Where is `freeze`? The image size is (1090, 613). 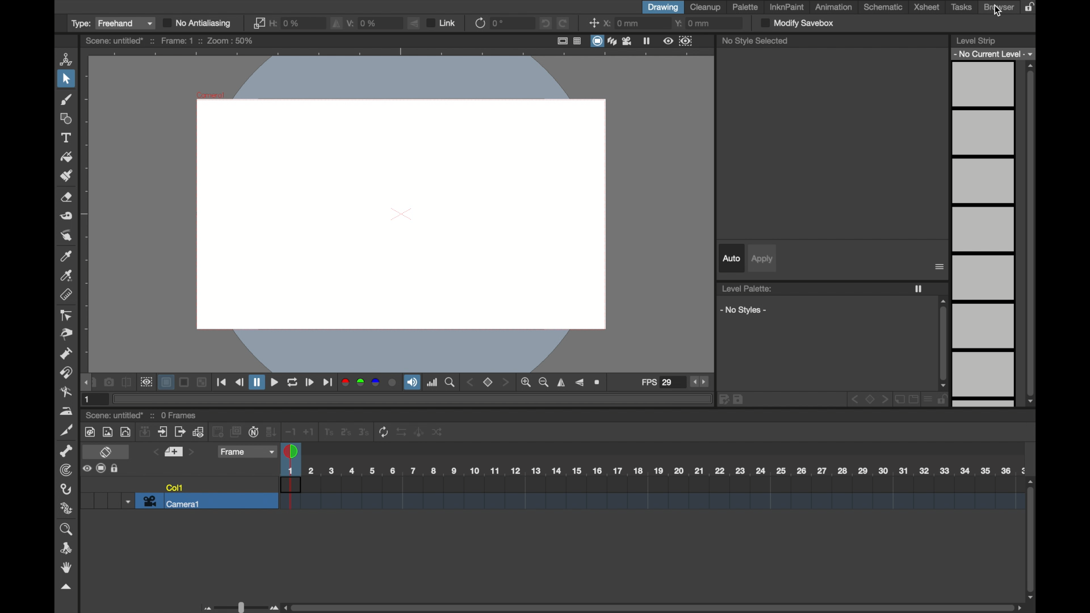 freeze is located at coordinates (919, 289).